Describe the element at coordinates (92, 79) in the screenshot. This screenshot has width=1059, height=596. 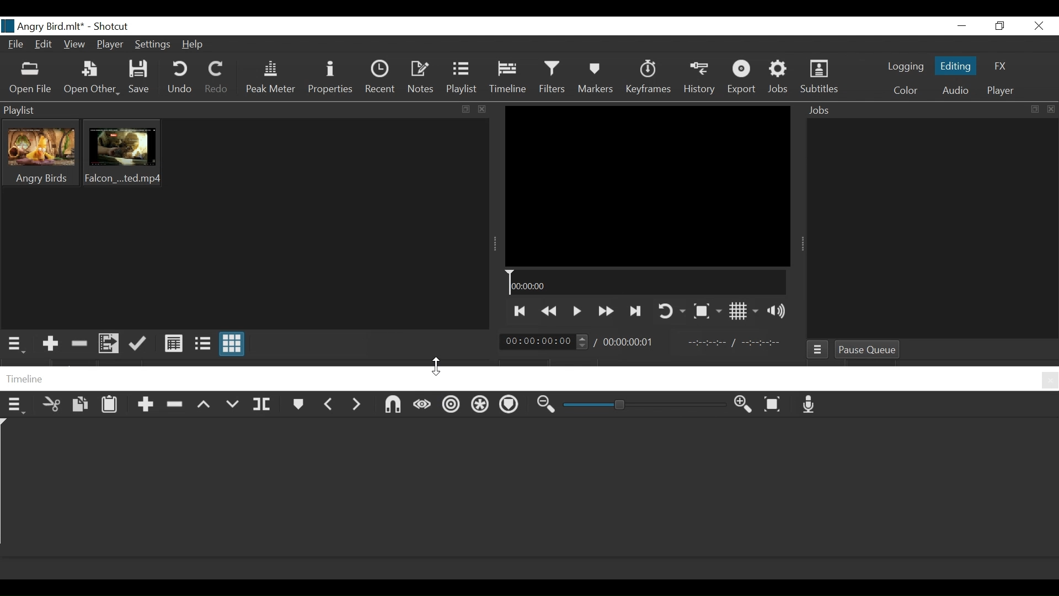
I see `Open Other` at that location.